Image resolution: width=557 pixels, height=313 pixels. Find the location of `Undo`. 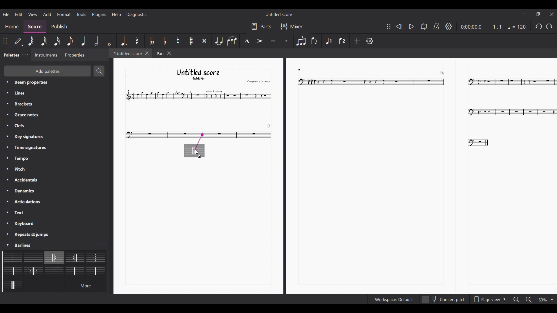

Undo is located at coordinates (538, 26).